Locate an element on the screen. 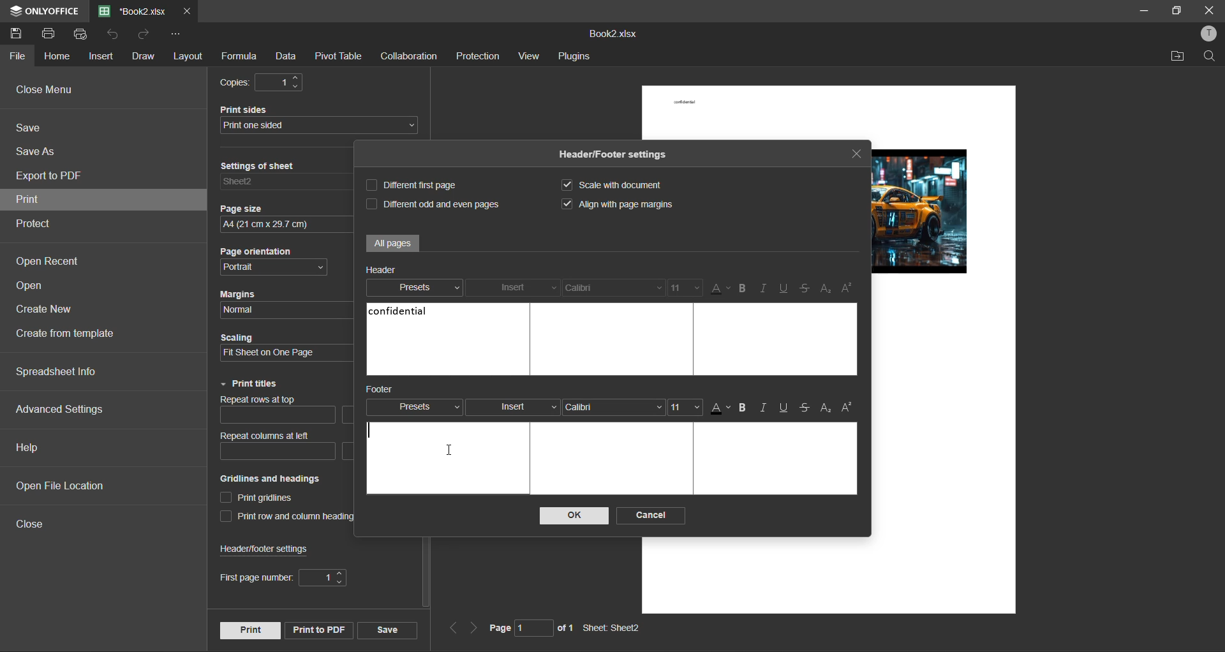 This screenshot has width=1225, height=652. superscript is located at coordinates (850, 288).